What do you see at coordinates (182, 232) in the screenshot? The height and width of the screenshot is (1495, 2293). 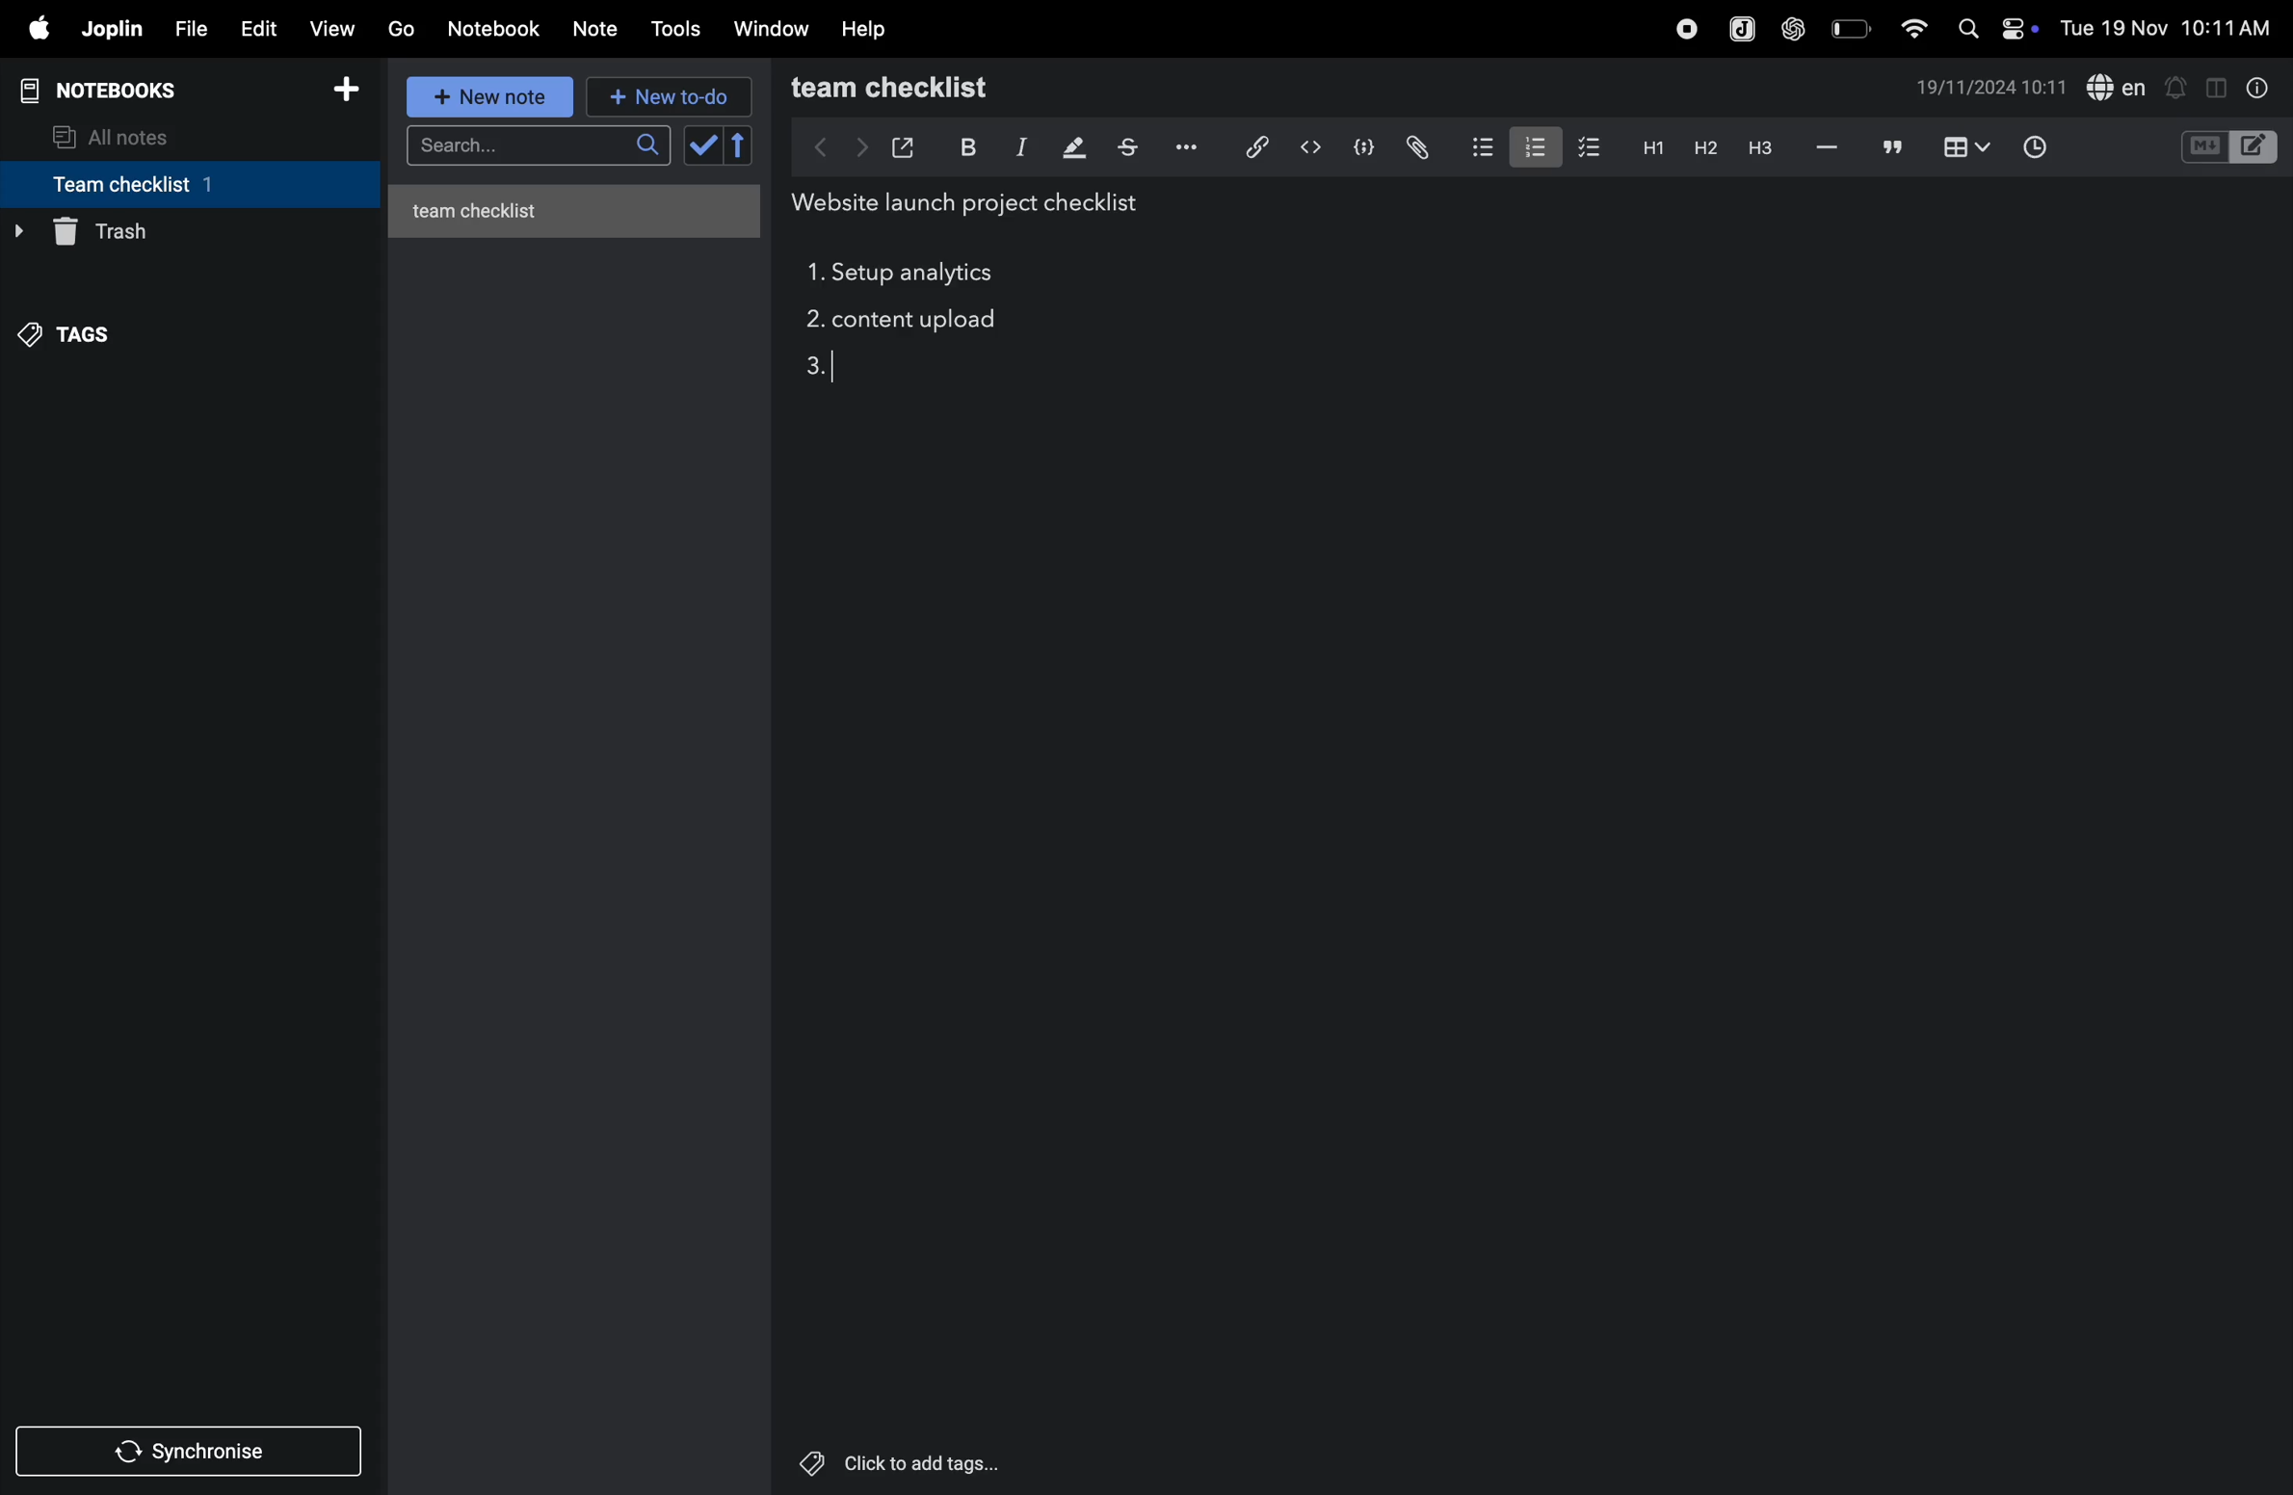 I see `trash` at bounding box center [182, 232].